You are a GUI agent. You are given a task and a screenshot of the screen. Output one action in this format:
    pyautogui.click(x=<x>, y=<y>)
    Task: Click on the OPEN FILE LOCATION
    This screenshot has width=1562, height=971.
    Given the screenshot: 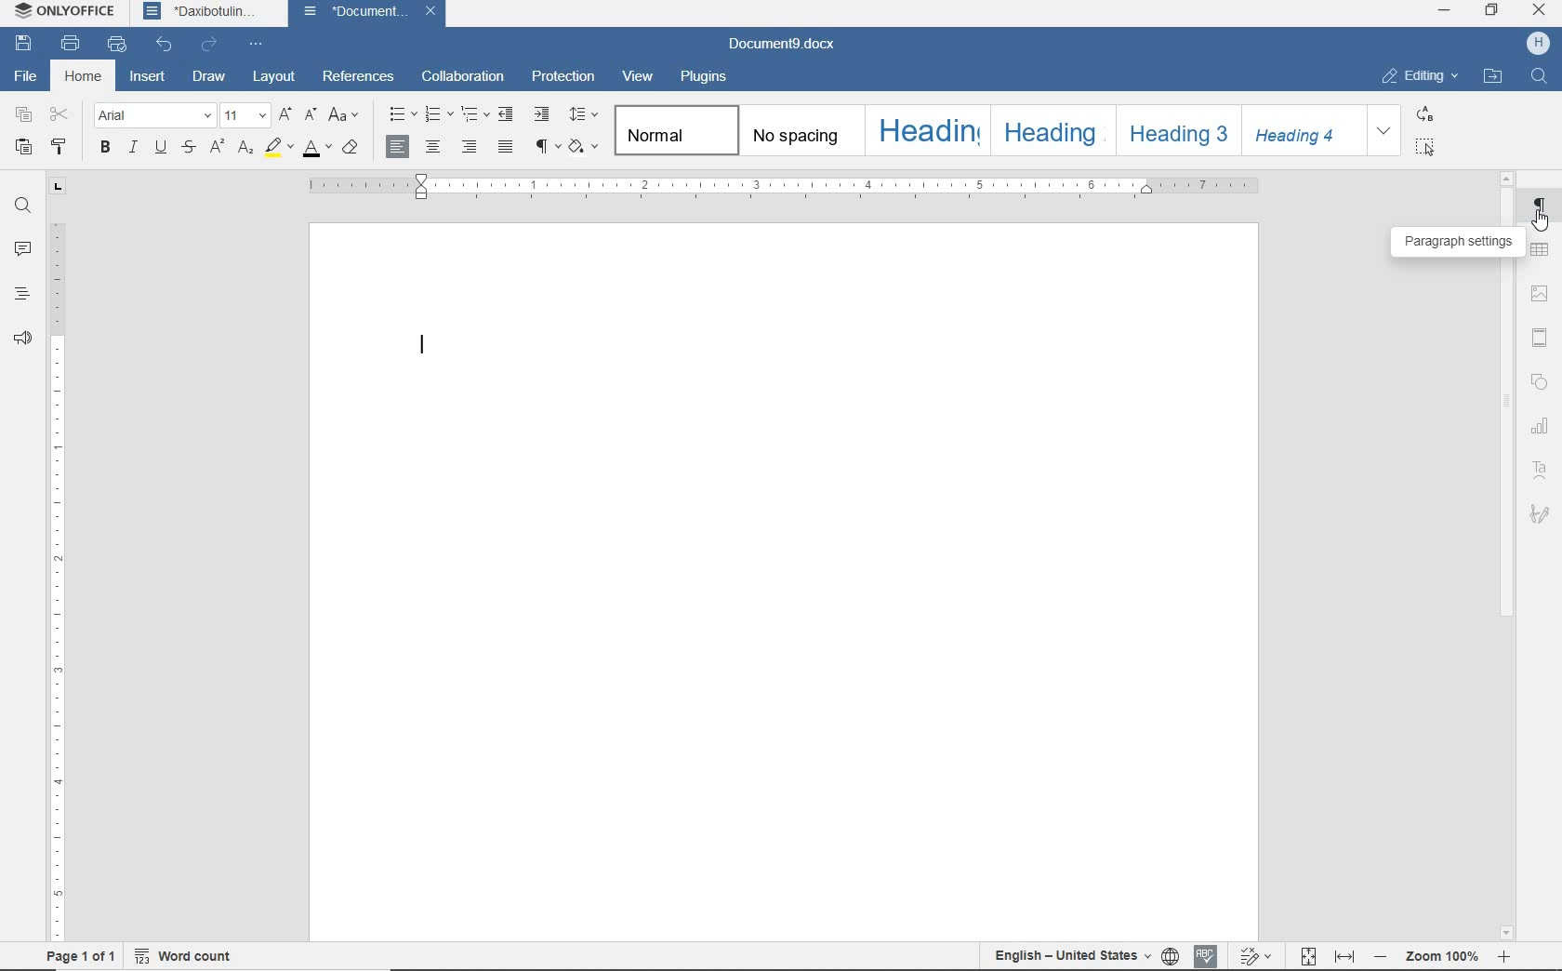 What is the action you would take?
    pyautogui.click(x=1493, y=75)
    